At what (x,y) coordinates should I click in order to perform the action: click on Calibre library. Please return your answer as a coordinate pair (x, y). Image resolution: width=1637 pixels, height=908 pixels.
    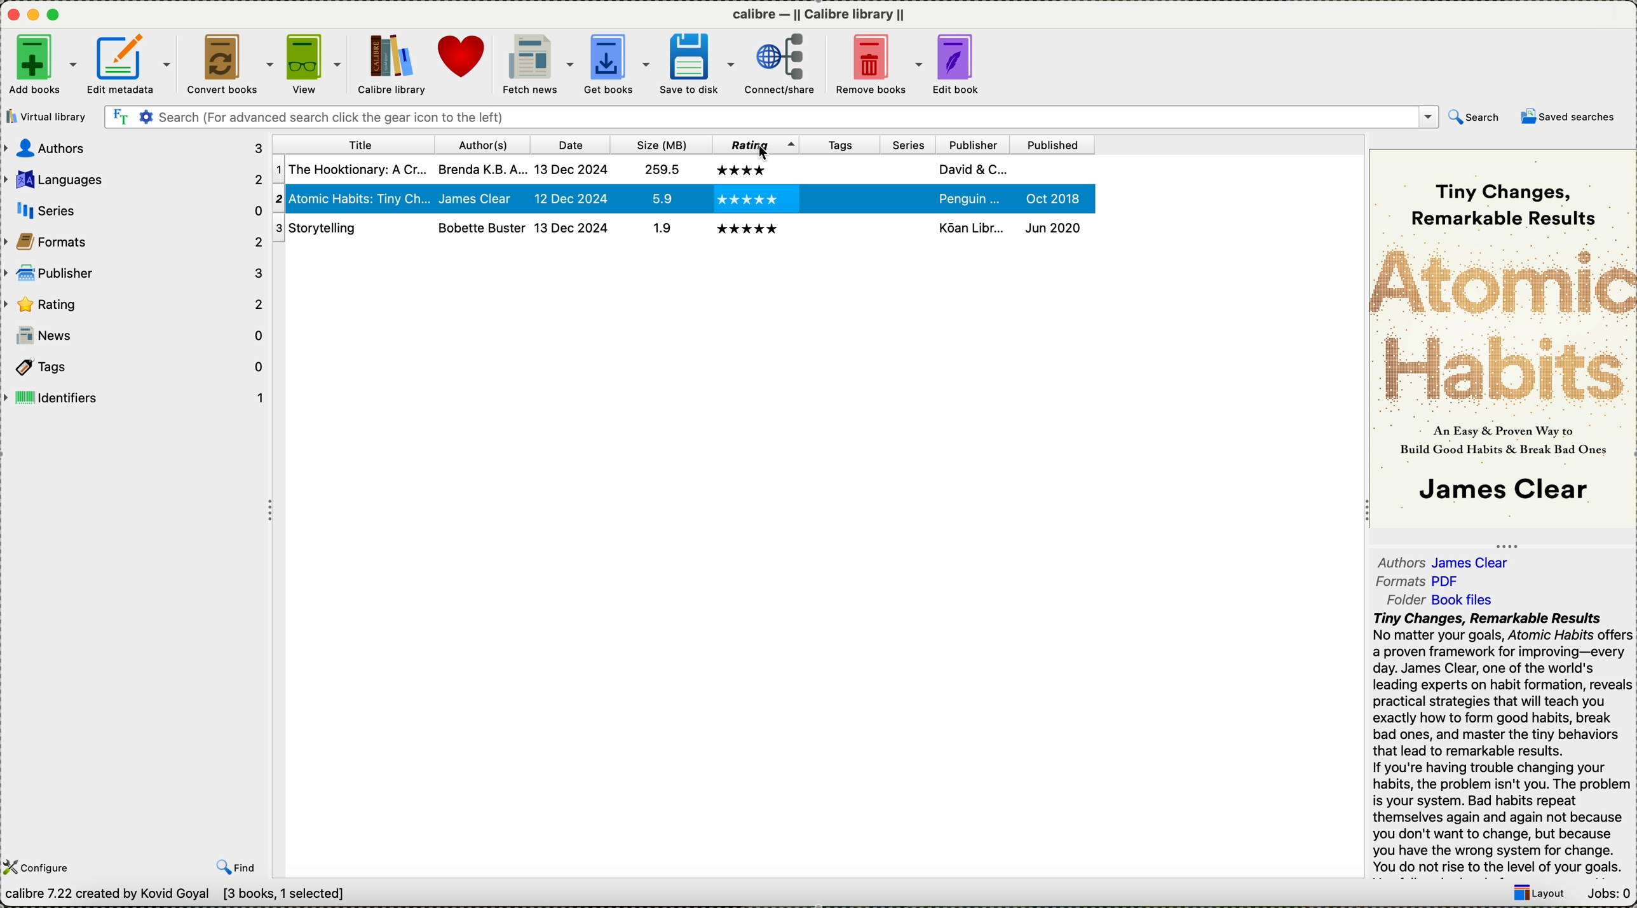
    Looking at the image, I should click on (391, 65).